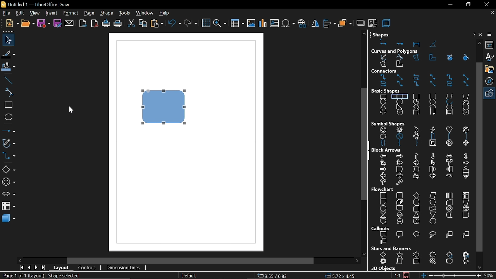  I want to click on controls, so click(87, 268).